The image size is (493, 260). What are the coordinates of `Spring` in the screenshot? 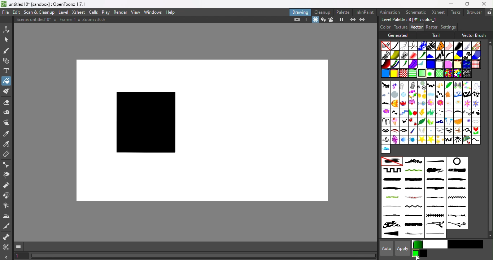 It's located at (394, 140).